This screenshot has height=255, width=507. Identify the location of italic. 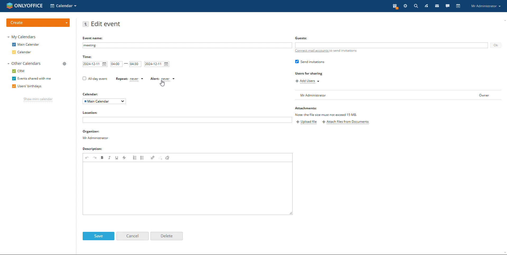
(110, 158).